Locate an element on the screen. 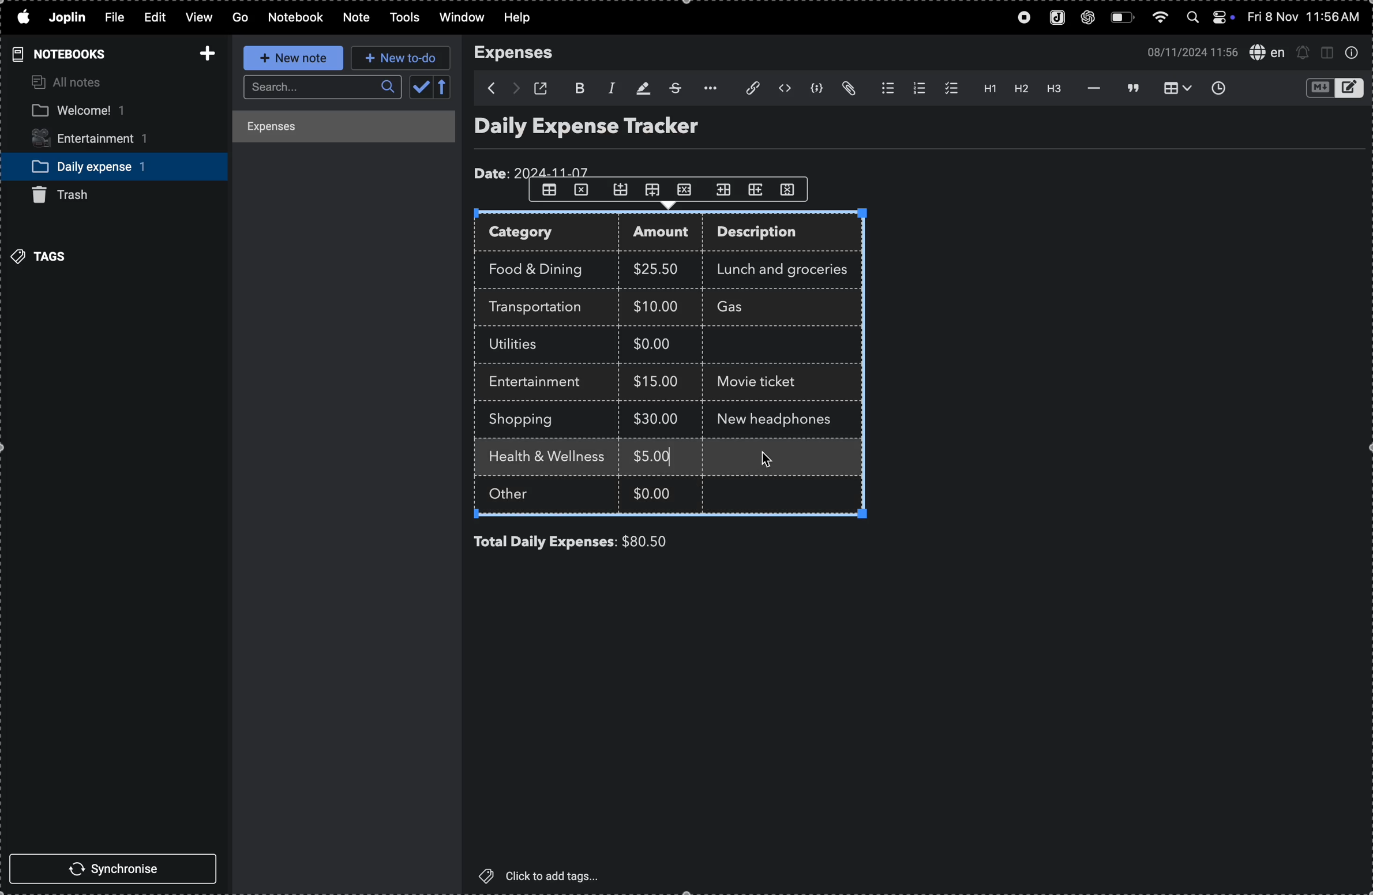 The height and width of the screenshot is (895, 1373). all notes is located at coordinates (69, 83).